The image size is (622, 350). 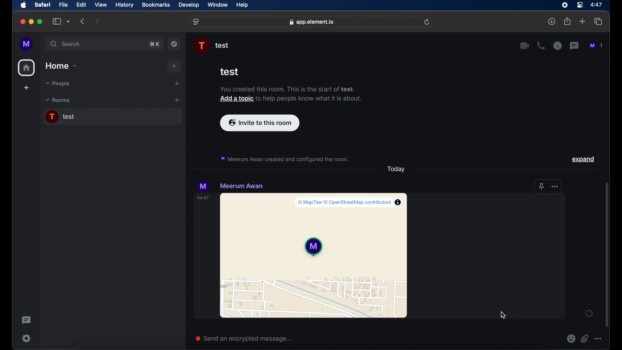 I want to click on threading activity, so click(x=26, y=320).